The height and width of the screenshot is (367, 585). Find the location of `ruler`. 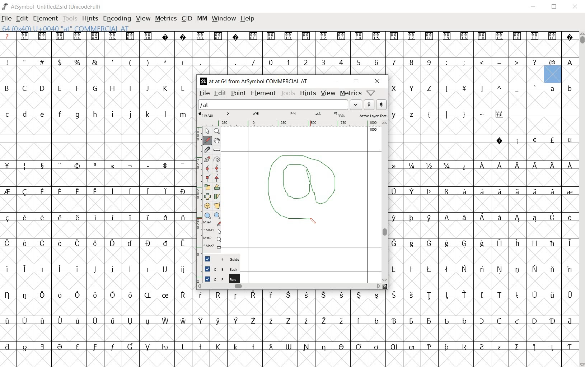

ruler is located at coordinates (290, 124).